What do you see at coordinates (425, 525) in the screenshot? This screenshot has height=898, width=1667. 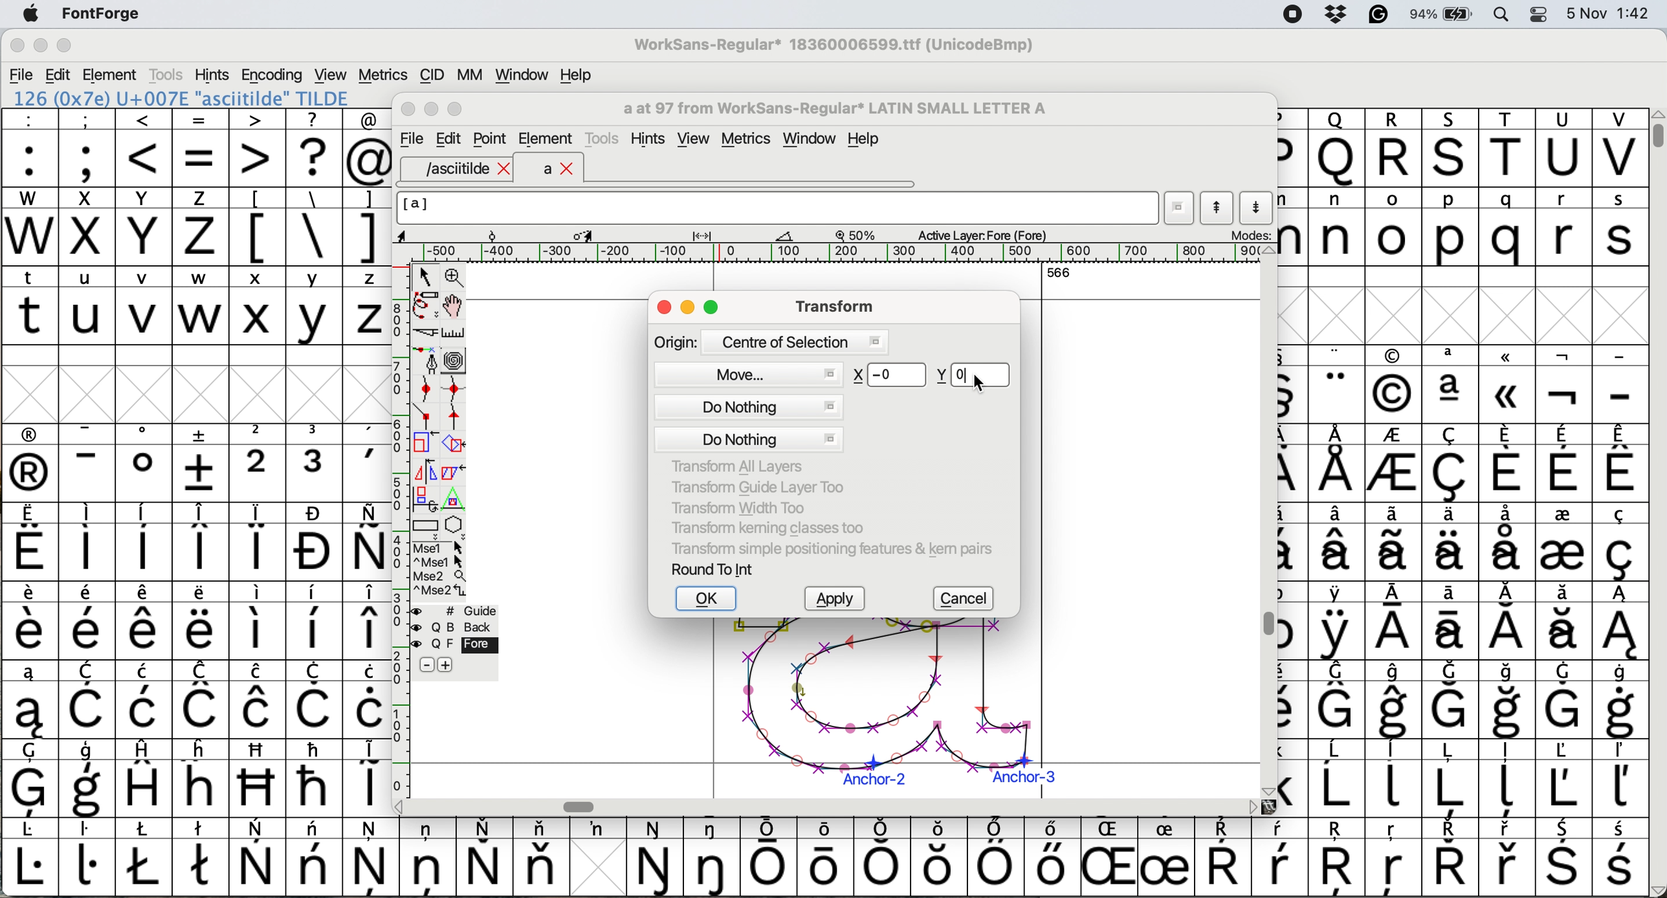 I see `Rectangle or box` at bounding box center [425, 525].